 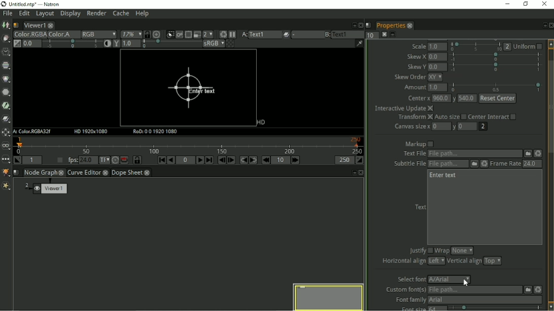 What do you see at coordinates (527, 289) in the screenshot?
I see `Custom` at bounding box center [527, 289].